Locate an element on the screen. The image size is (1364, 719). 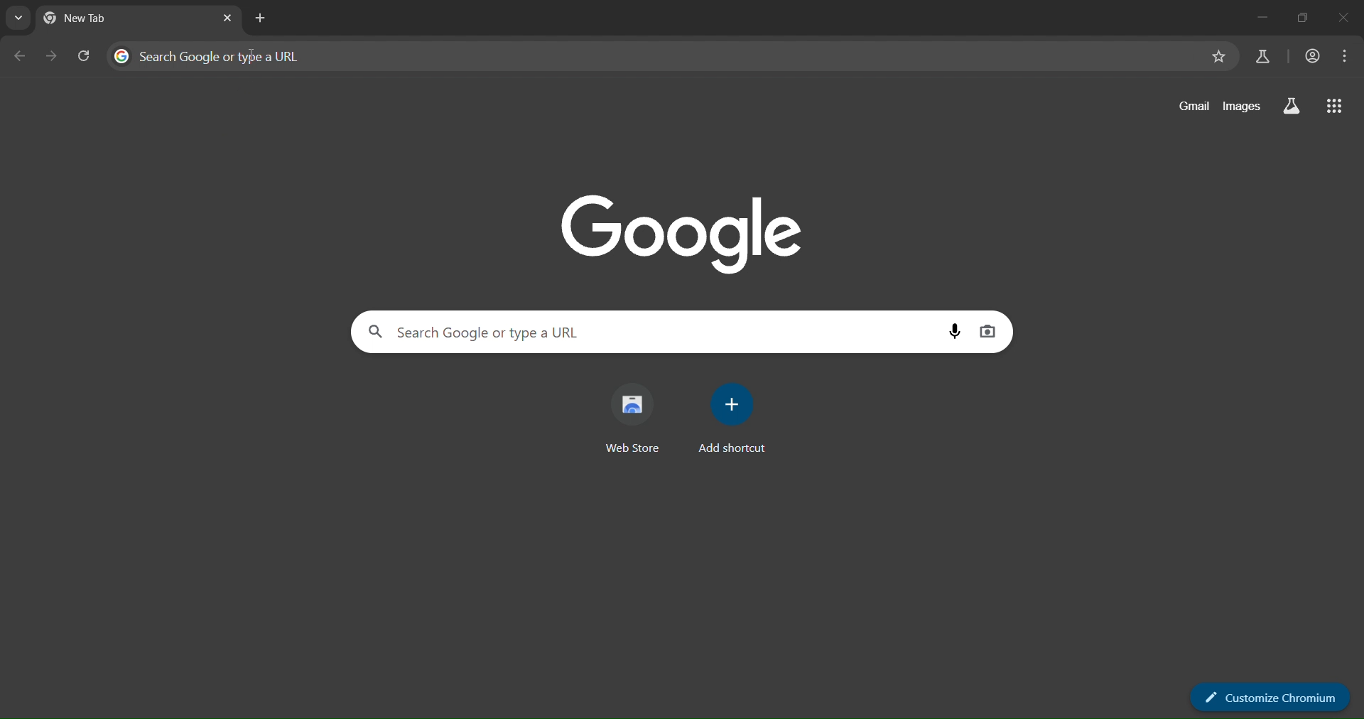
Google is located at coordinates (683, 233).